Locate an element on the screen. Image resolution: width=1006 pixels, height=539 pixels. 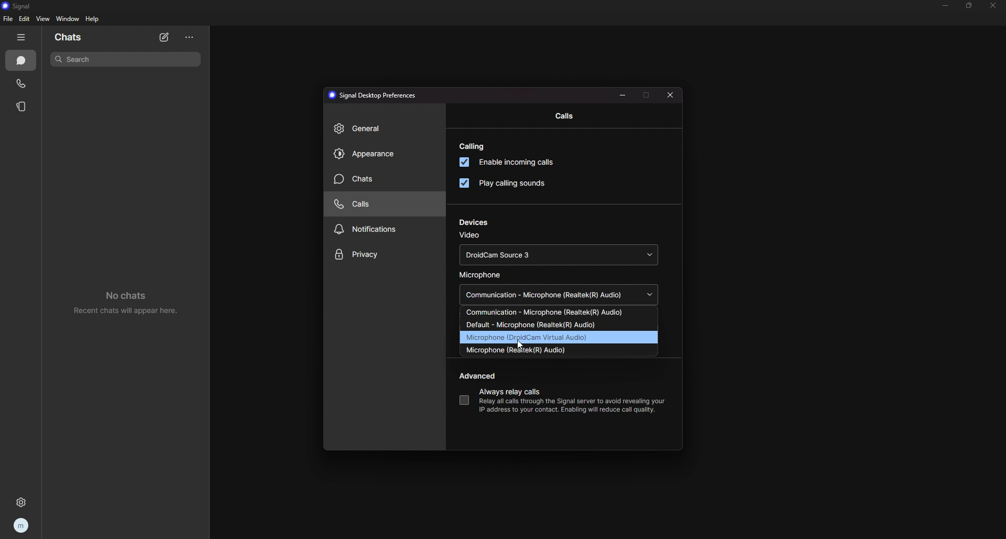
file is located at coordinates (8, 19).